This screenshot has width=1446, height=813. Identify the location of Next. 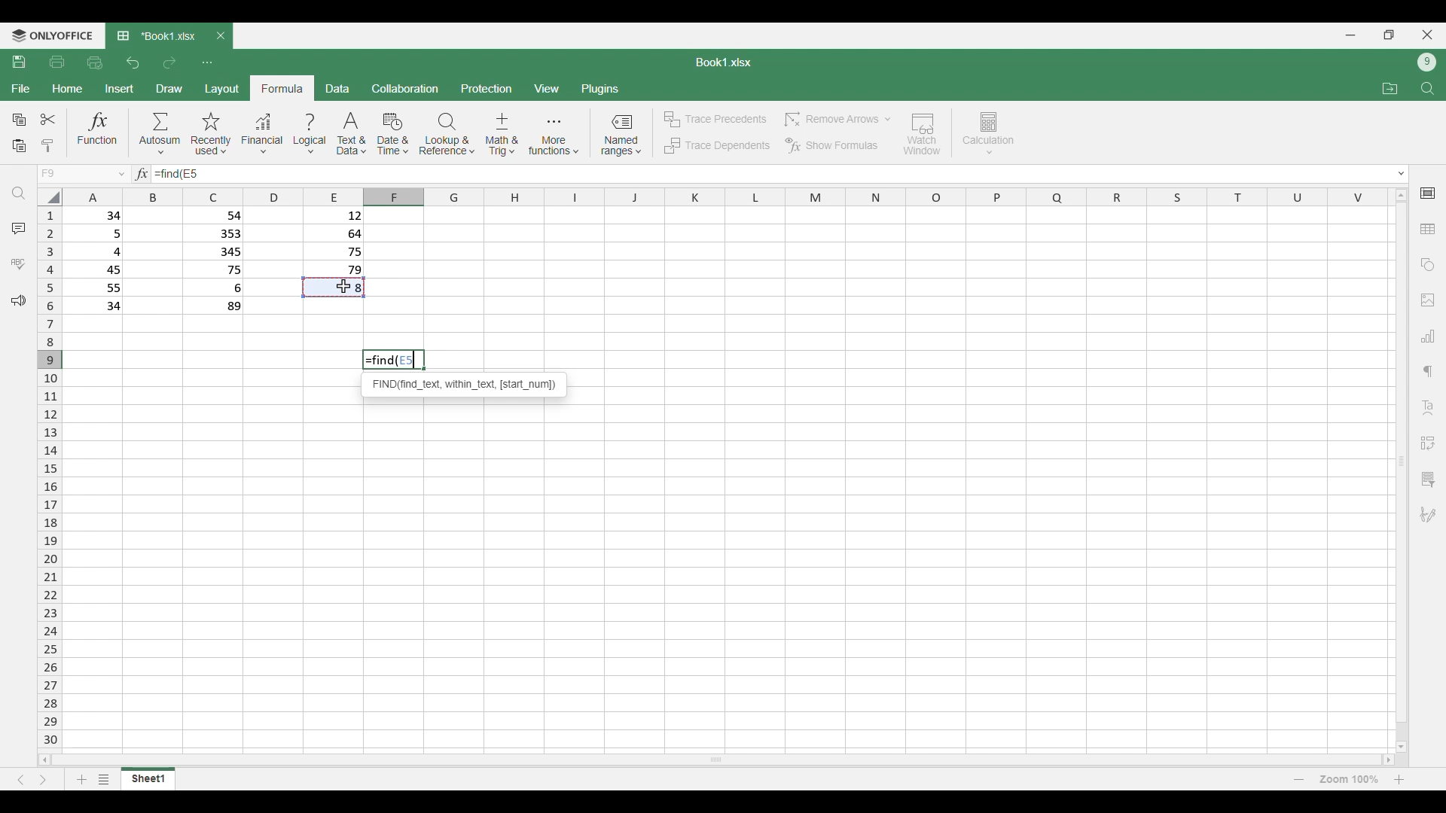
(43, 780).